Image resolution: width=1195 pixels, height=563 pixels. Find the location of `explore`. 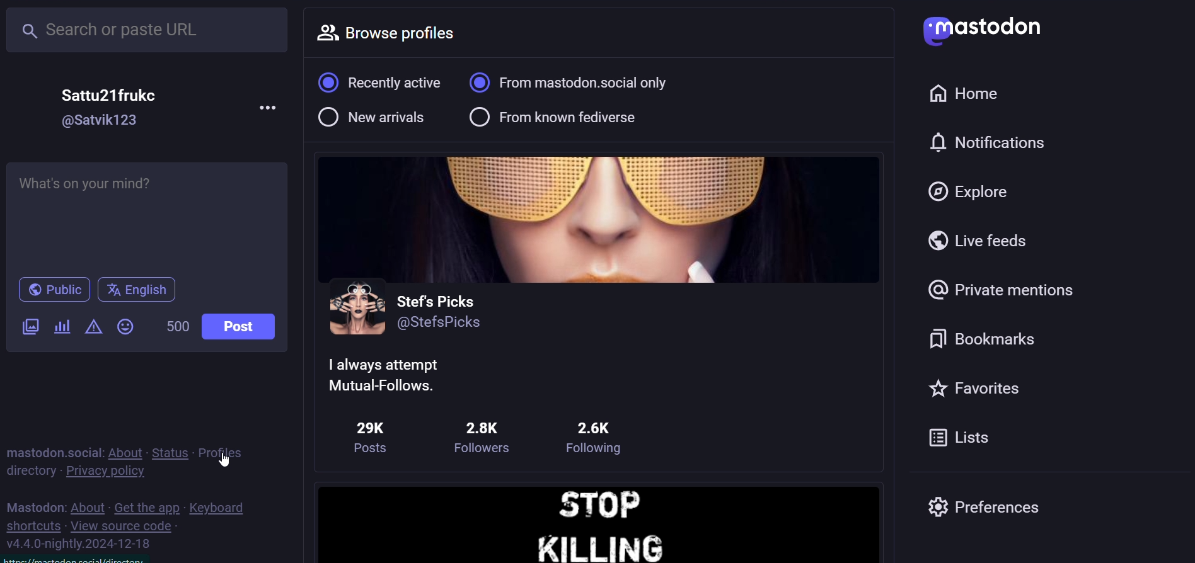

explore is located at coordinates (972, 190).